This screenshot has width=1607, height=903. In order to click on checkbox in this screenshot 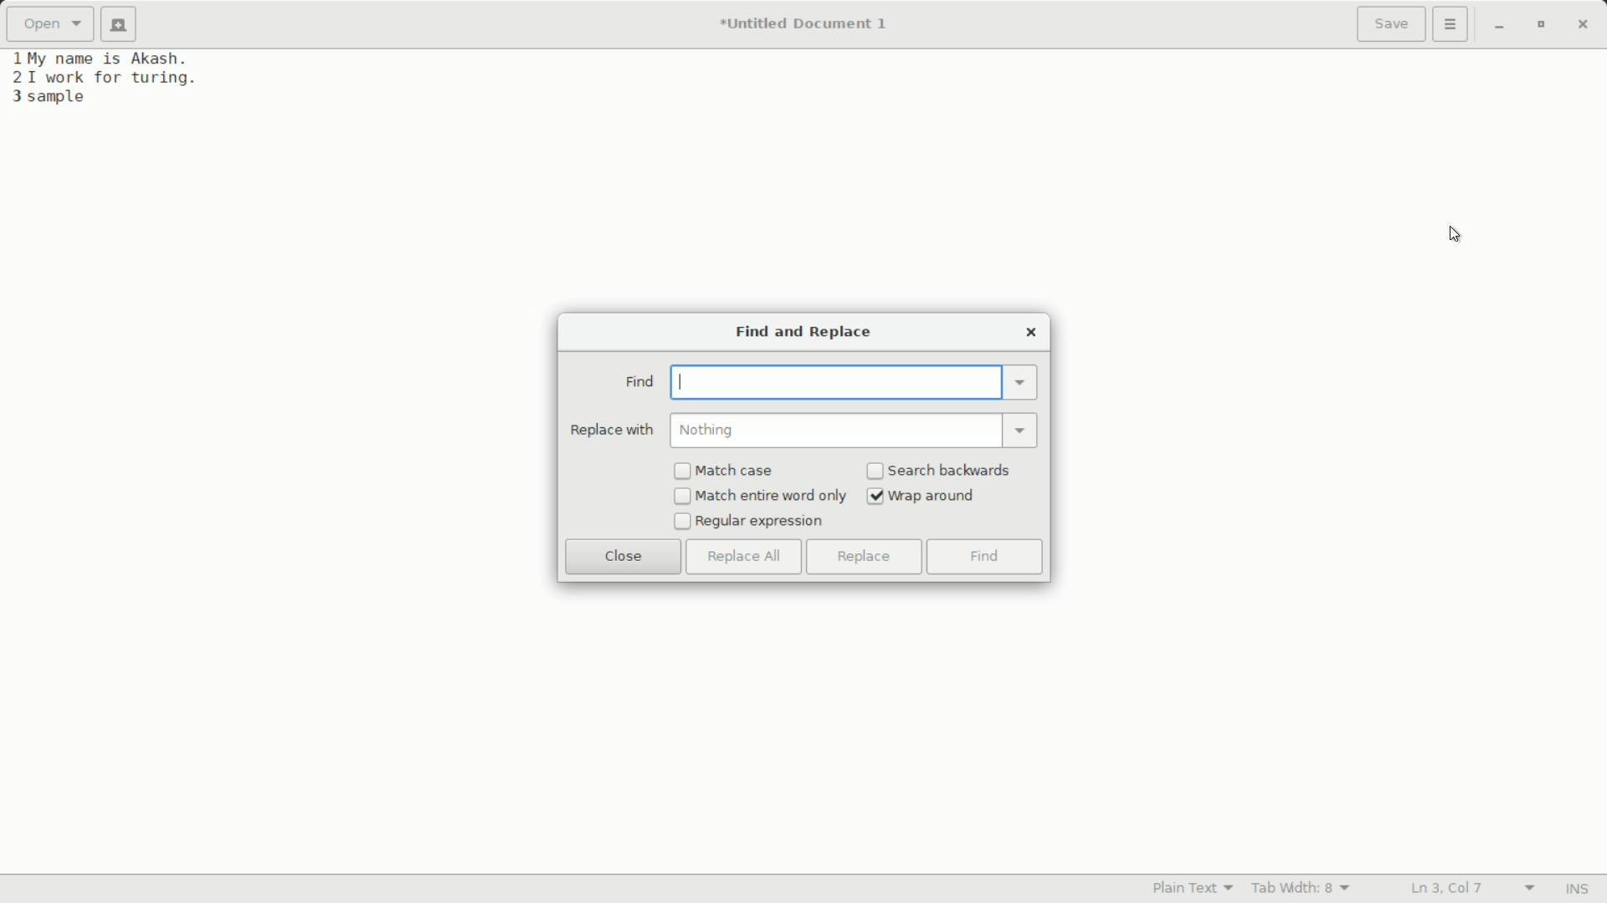, I will do `click(682, 472)`.